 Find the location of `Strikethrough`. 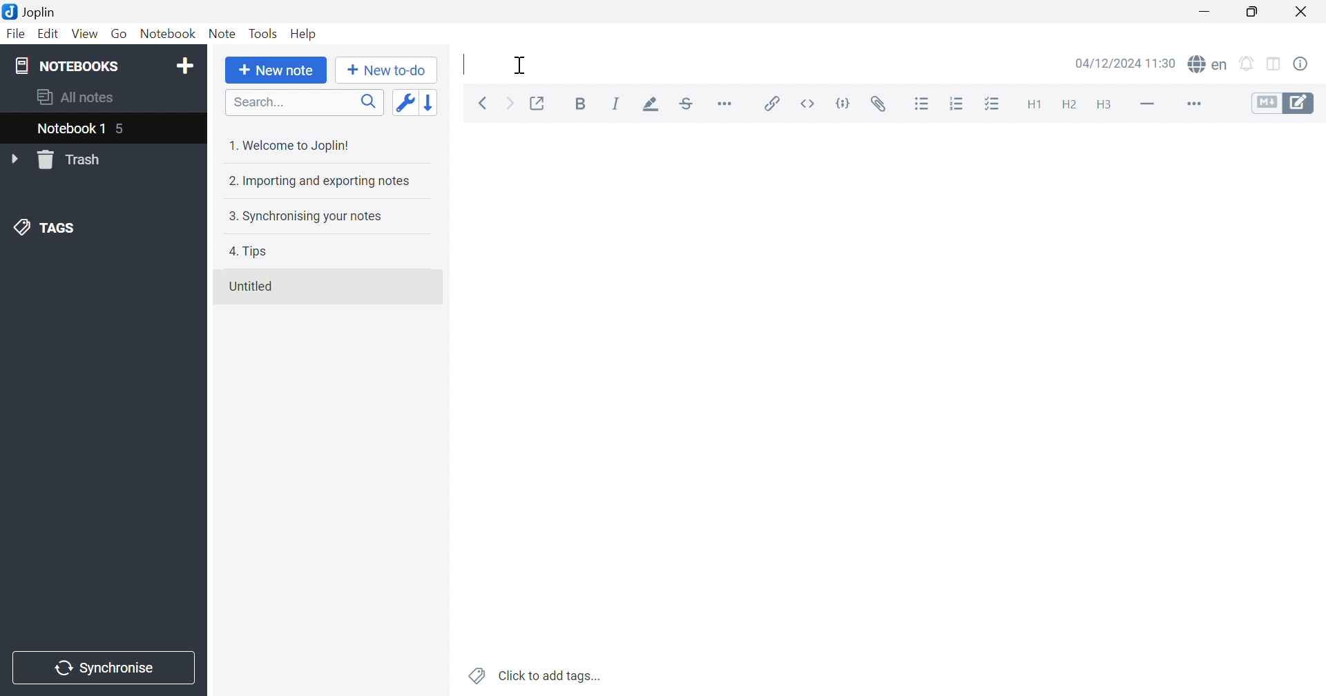

Strikethrough is located at coordinates (686, 106).